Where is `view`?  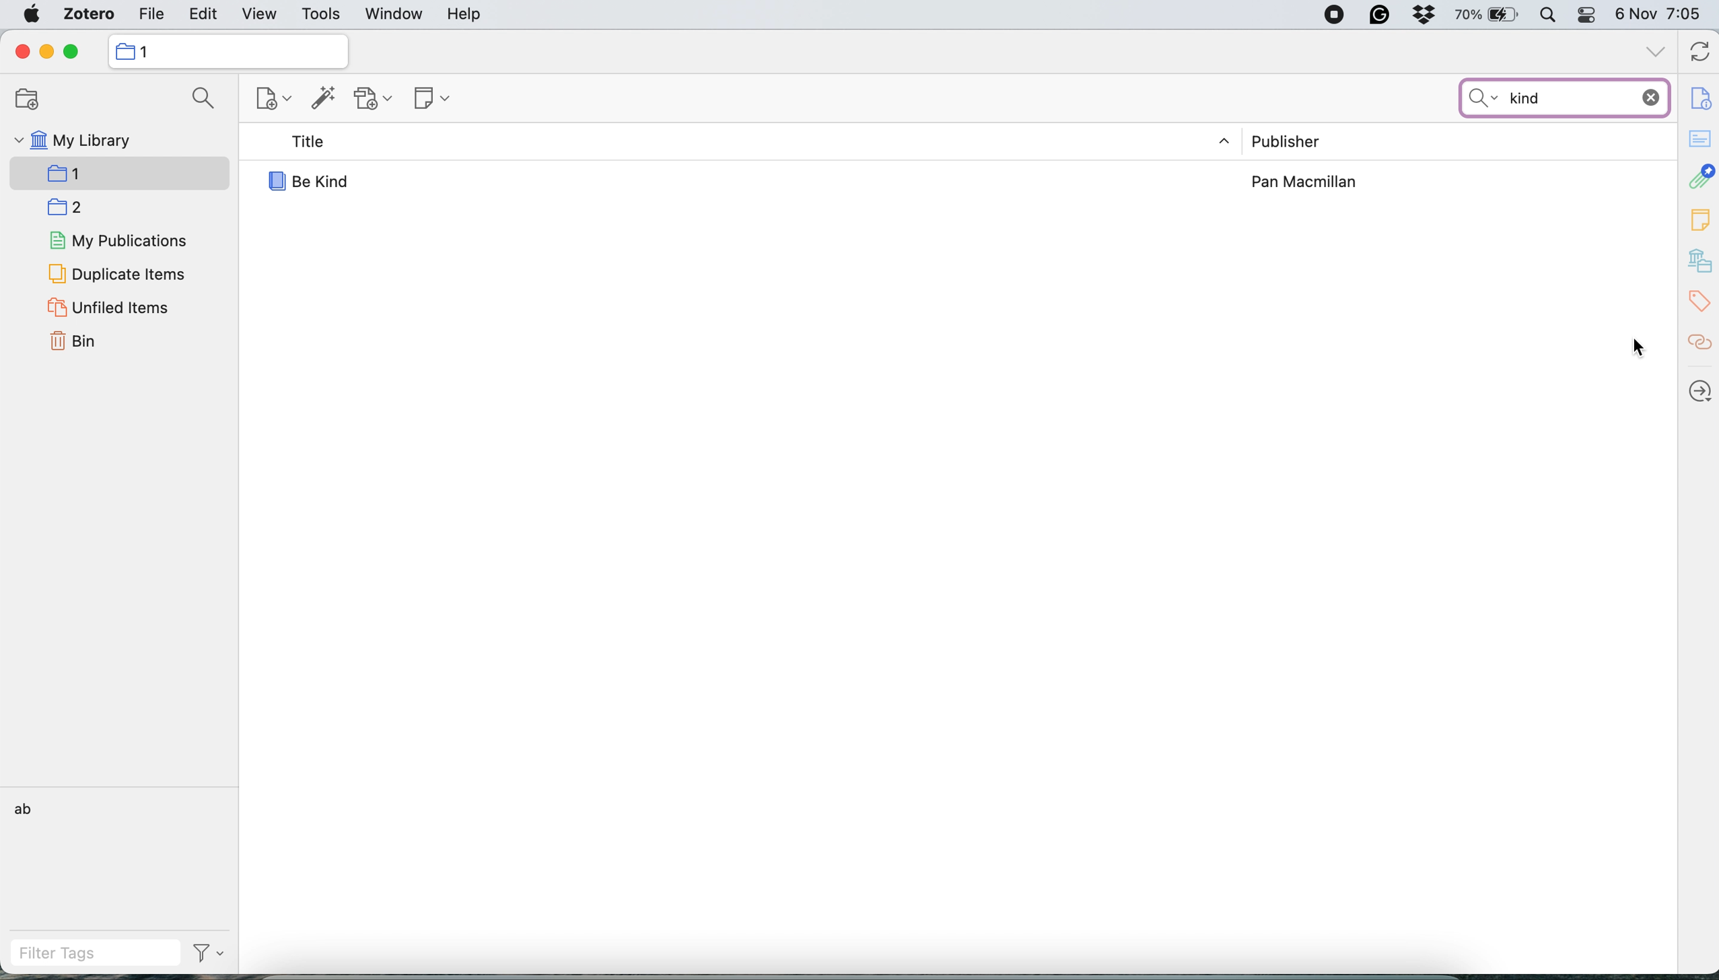
view is located at coordinates (260, 13).